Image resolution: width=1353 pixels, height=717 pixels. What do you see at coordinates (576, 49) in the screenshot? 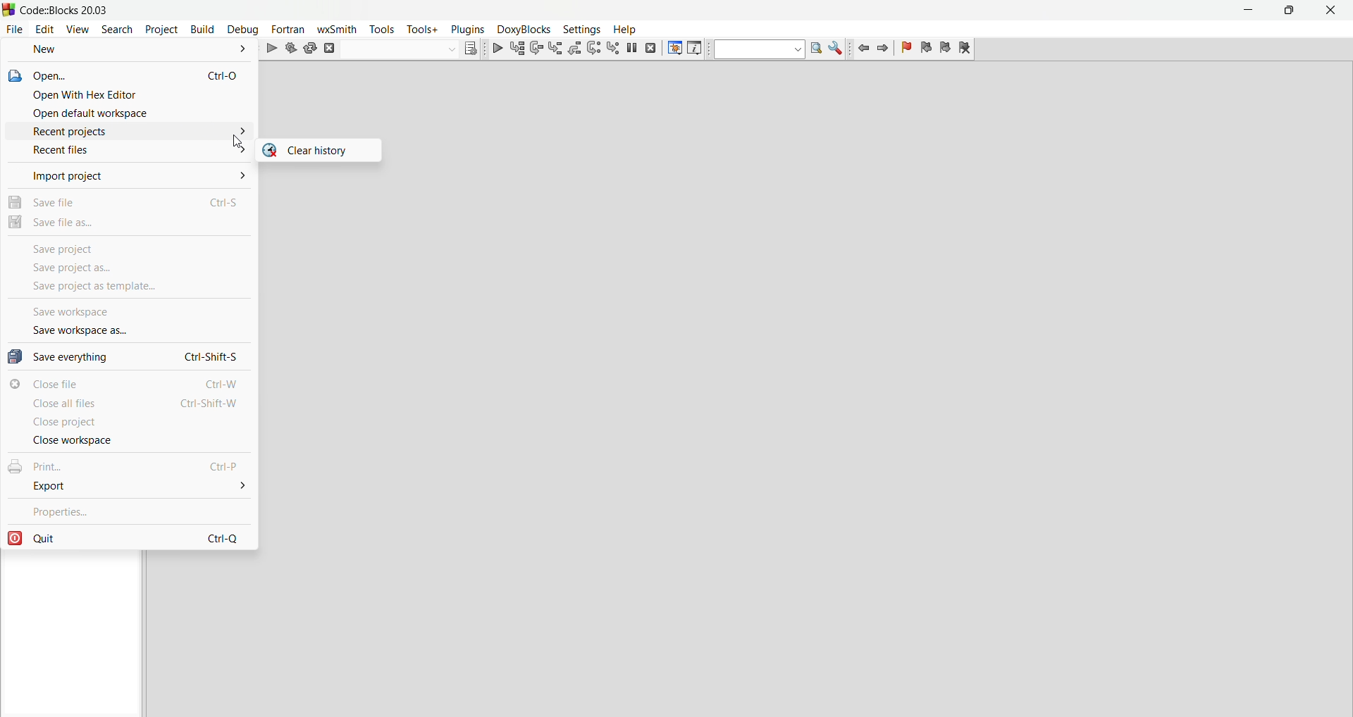
I see `step out` at bounding box center [576, 49].